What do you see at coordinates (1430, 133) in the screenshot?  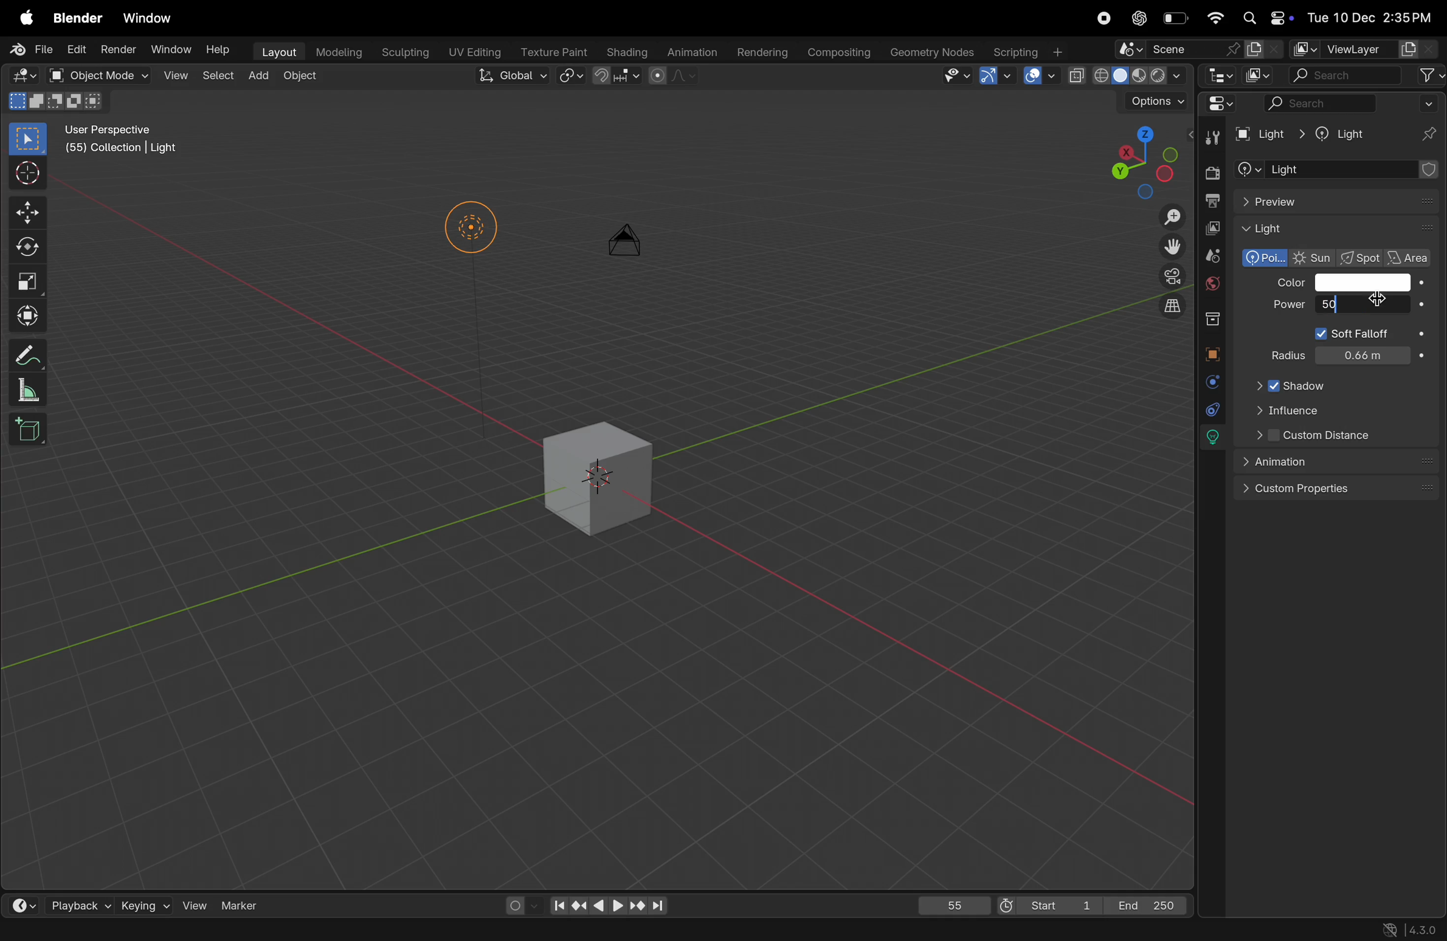 I see `pins` at bounding box center [1430, 133].